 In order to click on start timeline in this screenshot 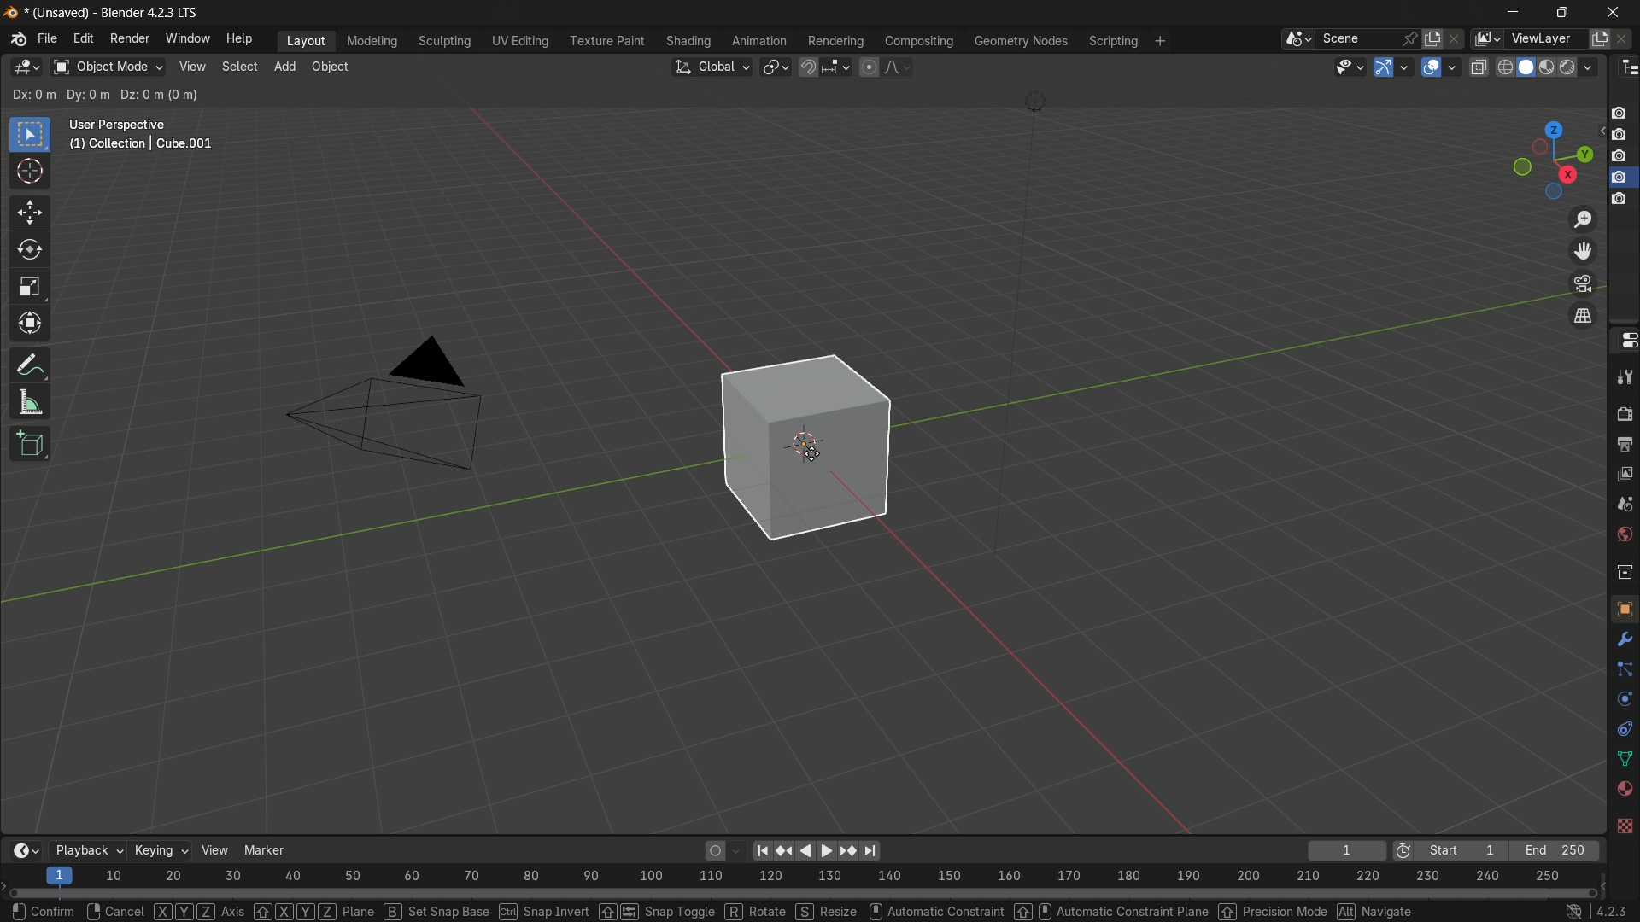, I will do `click(1461, 851)`.